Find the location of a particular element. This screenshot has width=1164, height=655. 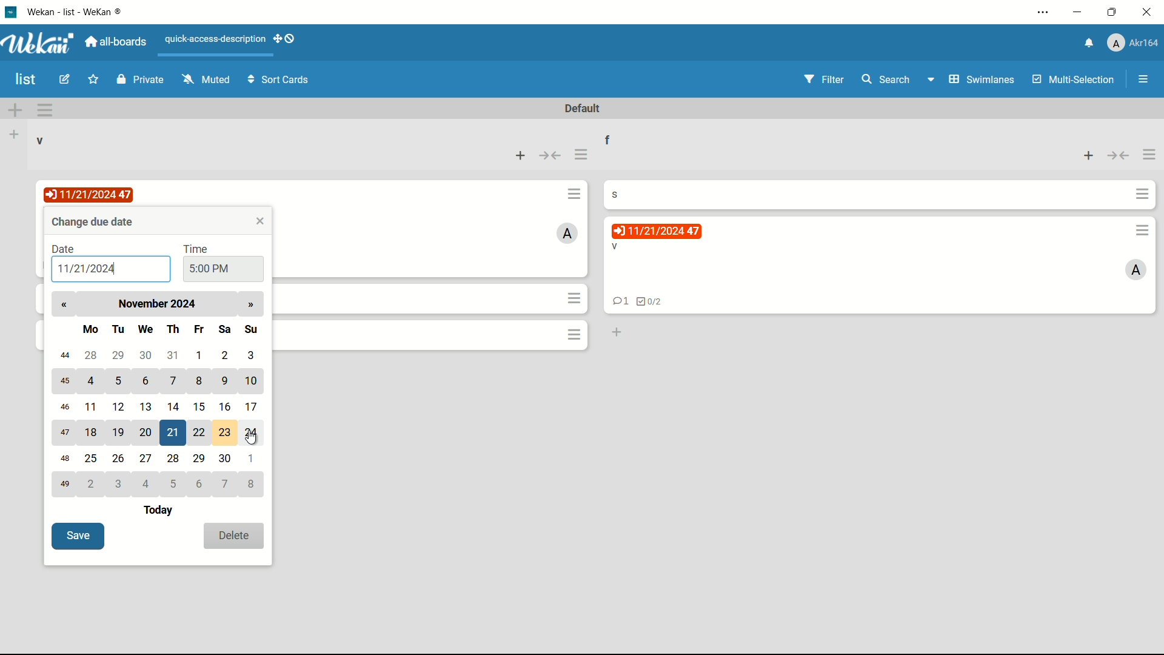

4 is located at coordinates (148, 484).